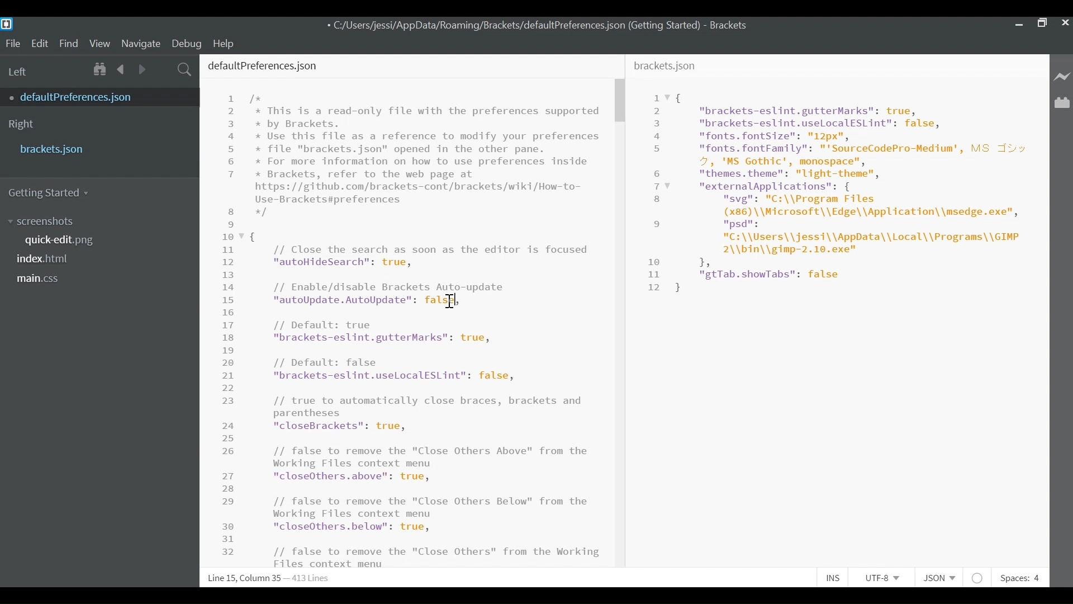 The width and height of the screenshot is (1073, 604). I want to click on main.css, so click(39, 279).